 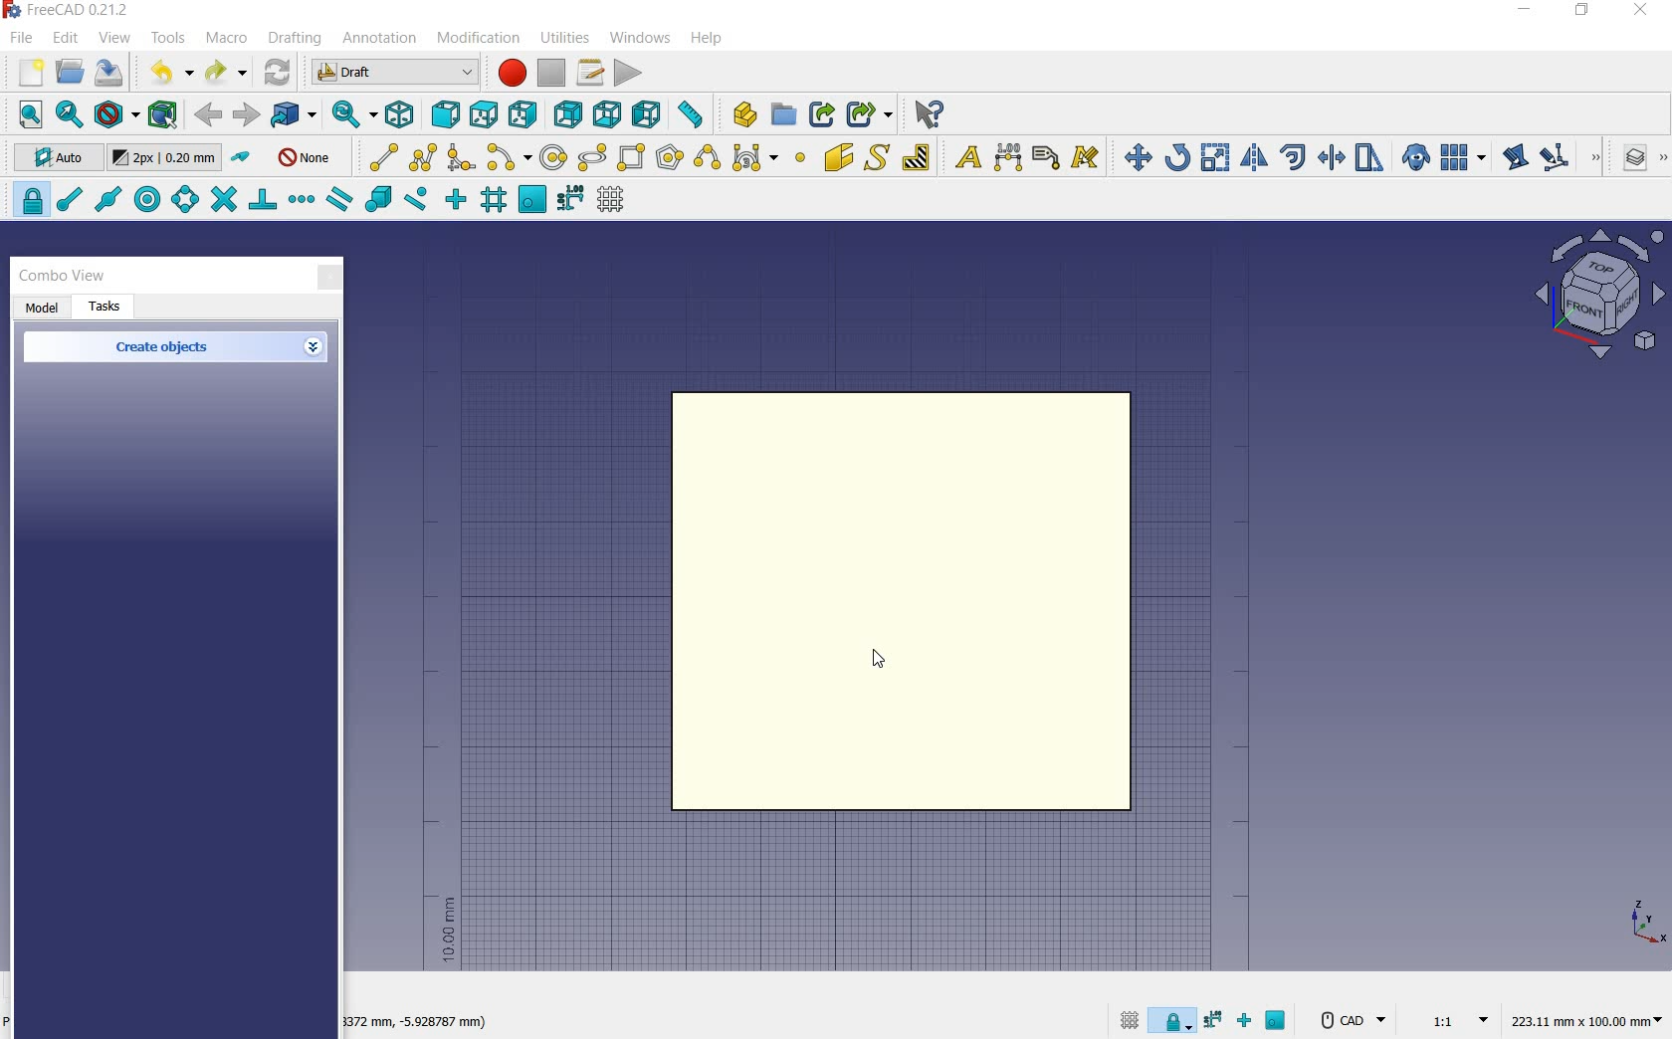 What do you see at coordinates (1514, 159) in the screenshot?
I see `edit` at bounding box center [1514, 159].